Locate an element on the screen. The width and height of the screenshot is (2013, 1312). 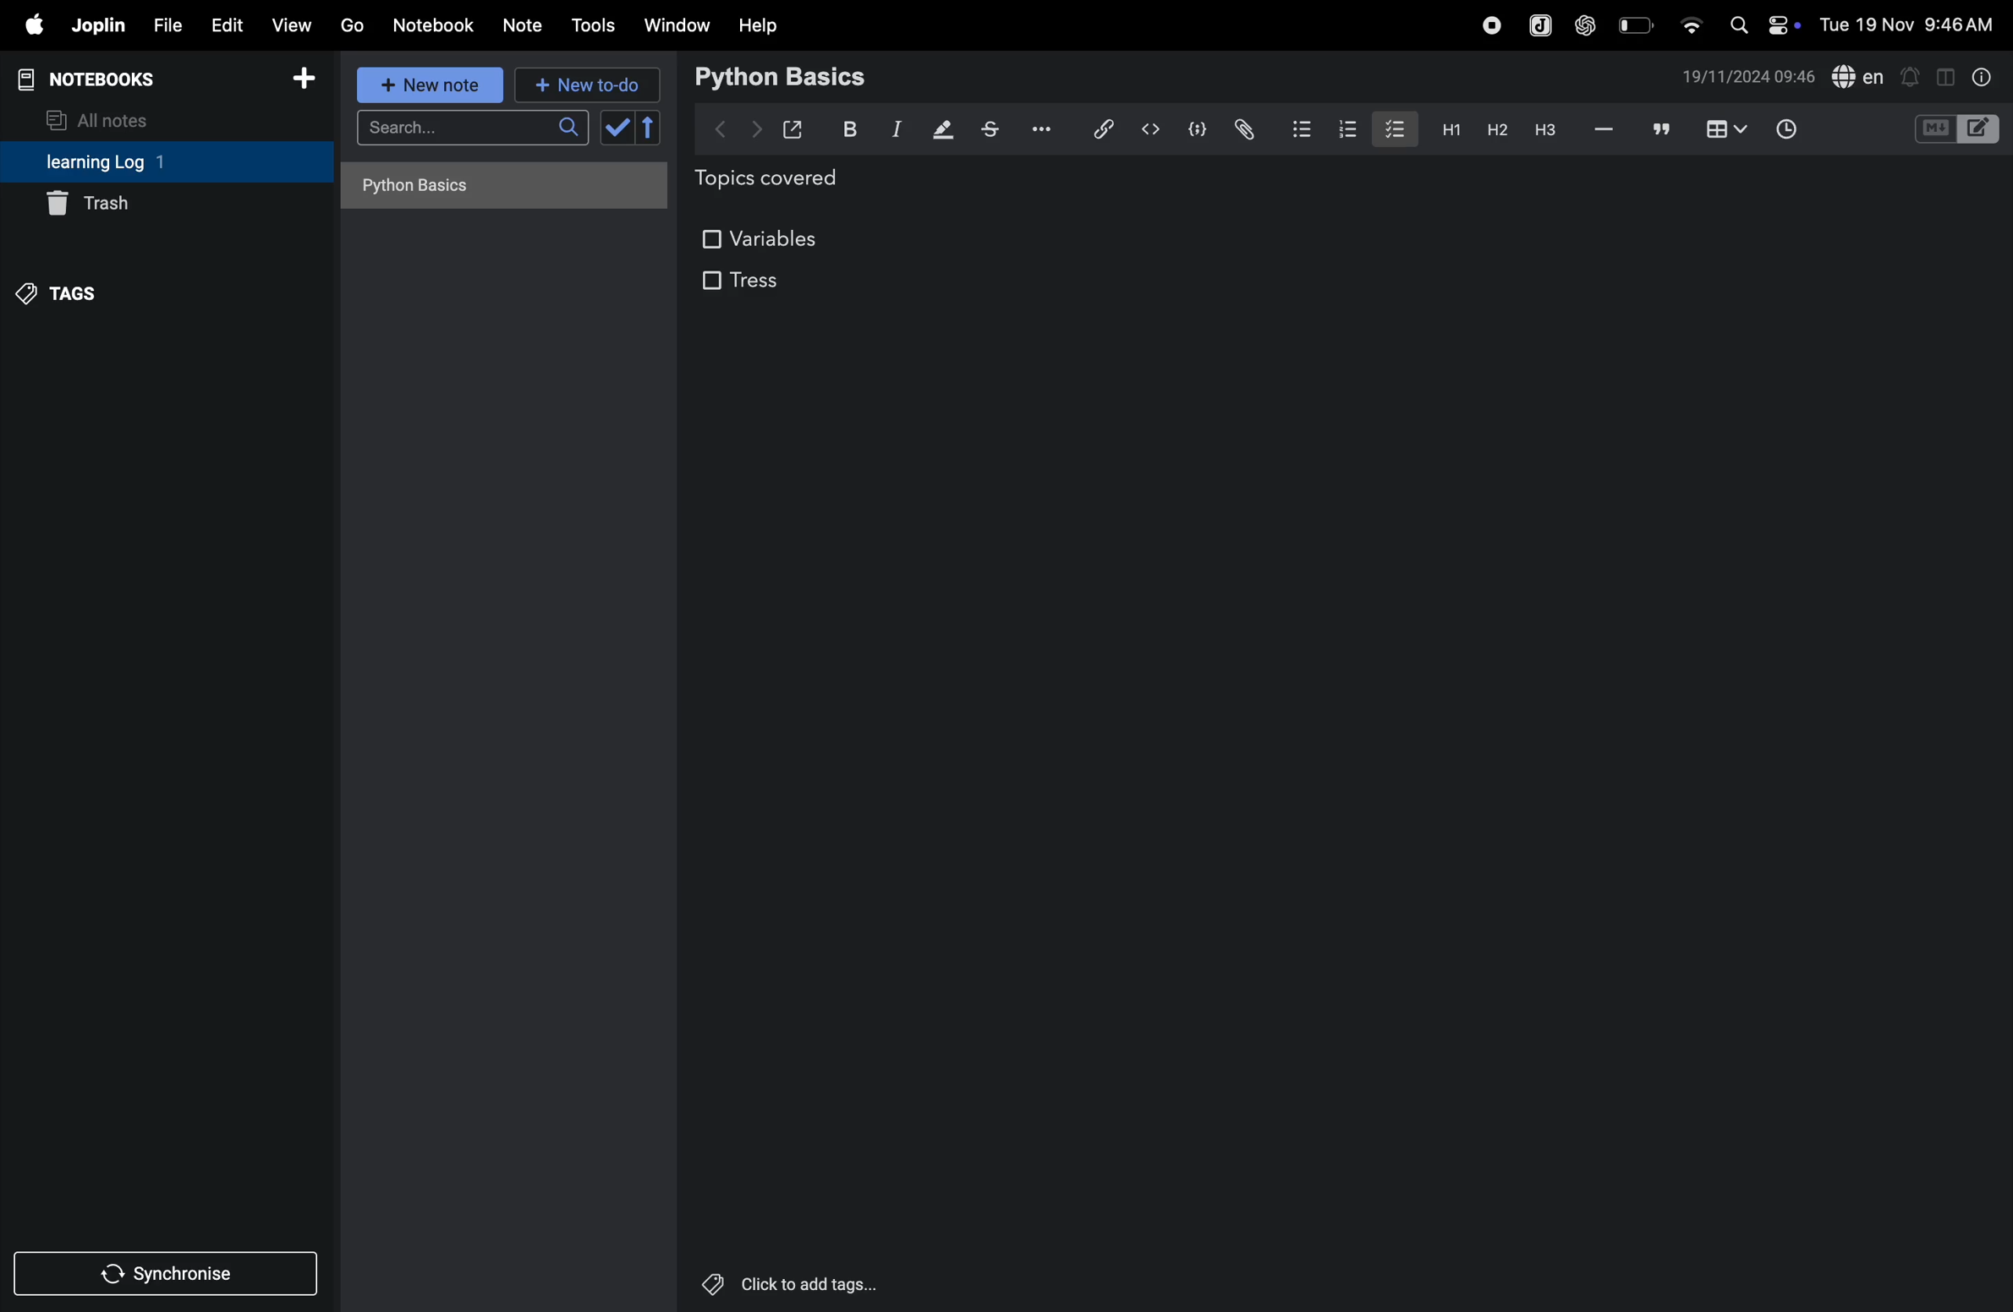
joplin is located at coordinates (1538, 25).